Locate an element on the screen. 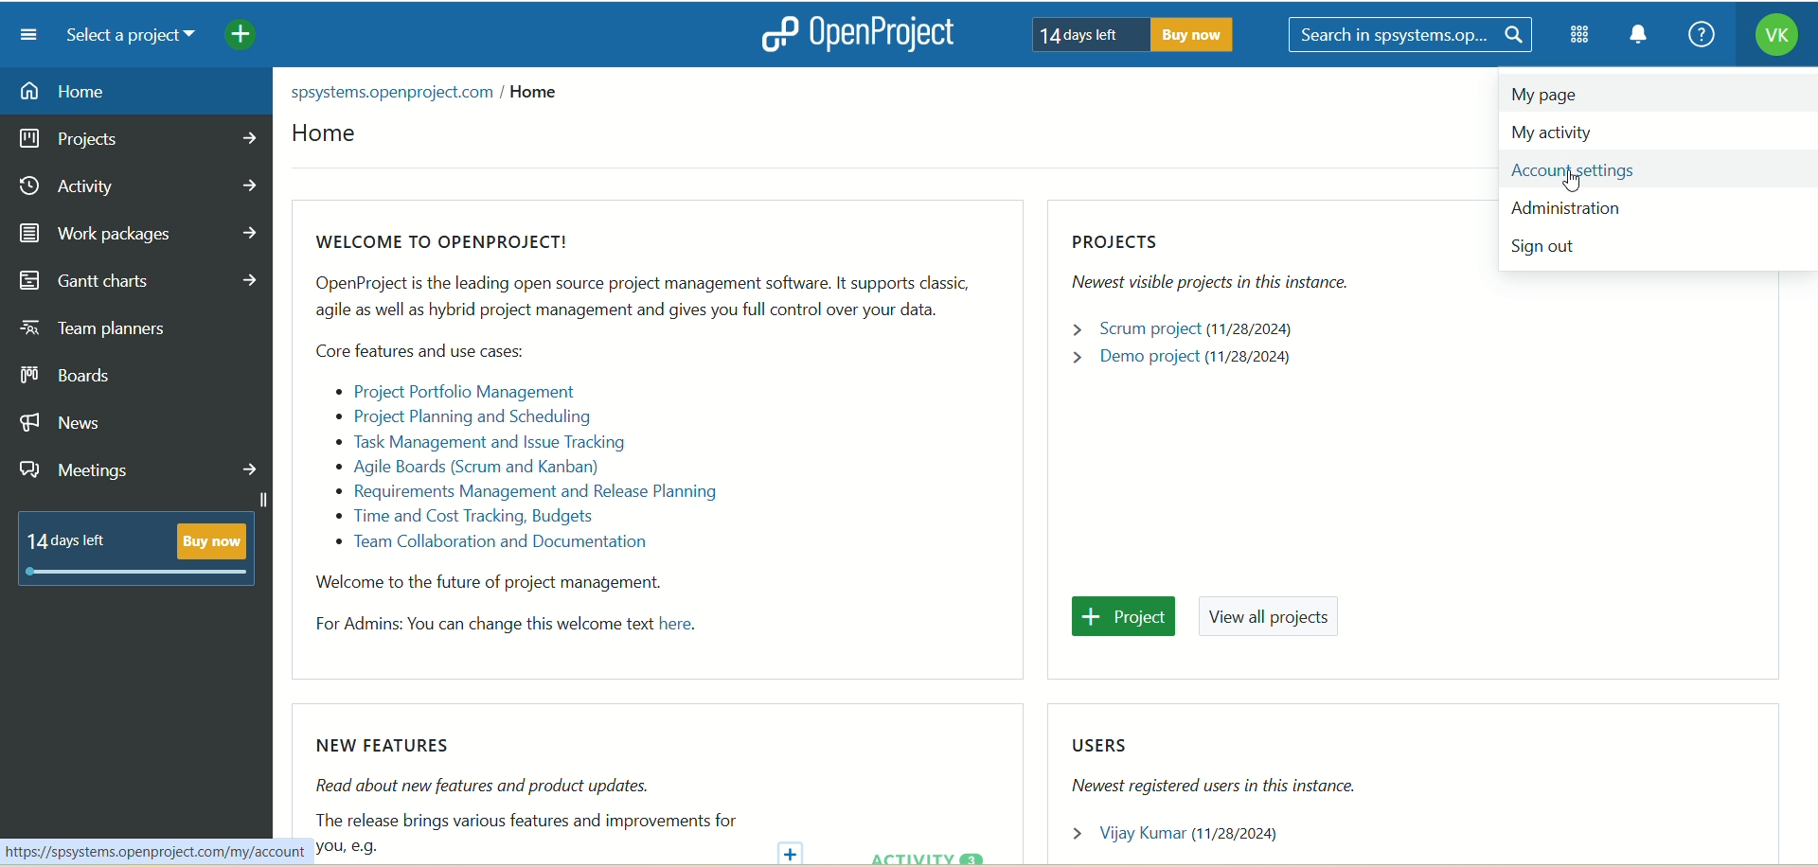 This screenshot has width=1818, height=867. notification is located at coordinates (1639, 37).